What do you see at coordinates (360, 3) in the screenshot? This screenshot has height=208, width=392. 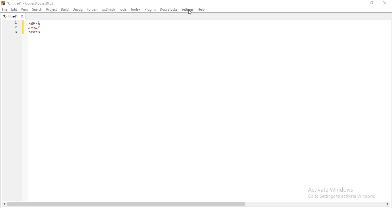 I see `Minimise` at bounding box center [360, 3].